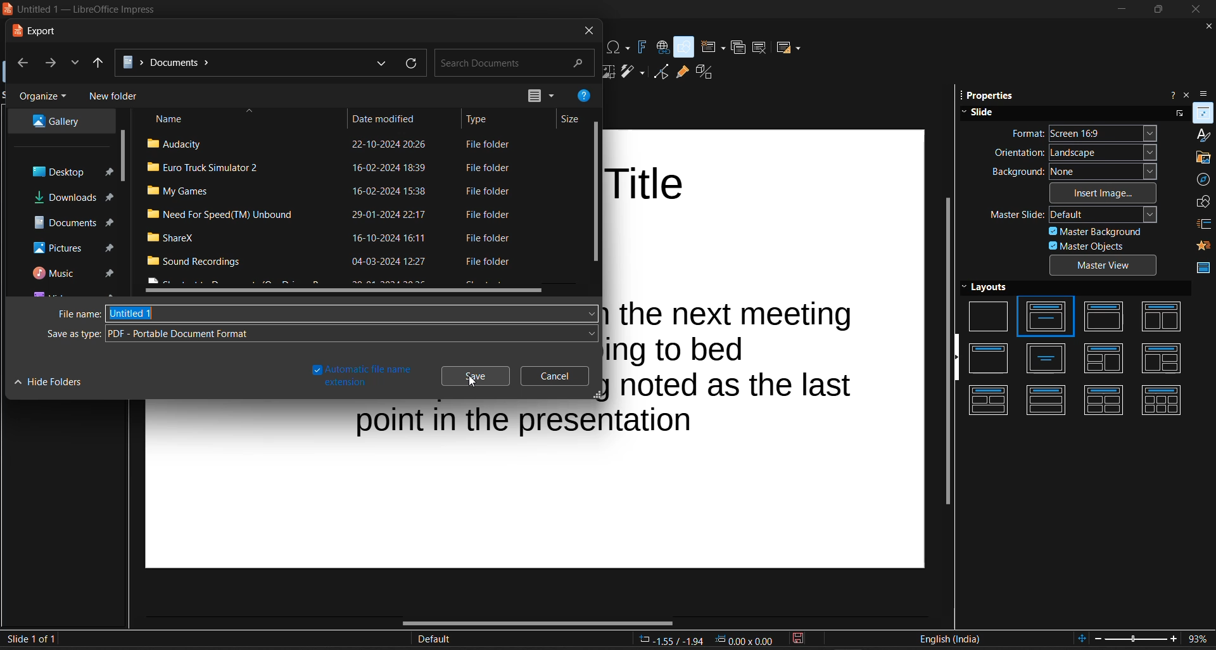 The height and width of the screenshot is (650, 1216). I want to click on Documents, so click(73, 221).